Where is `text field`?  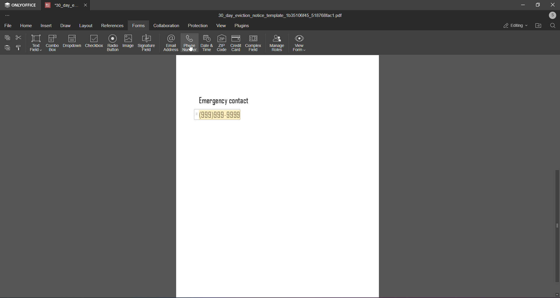 text field is located at coordinates (35, 42).